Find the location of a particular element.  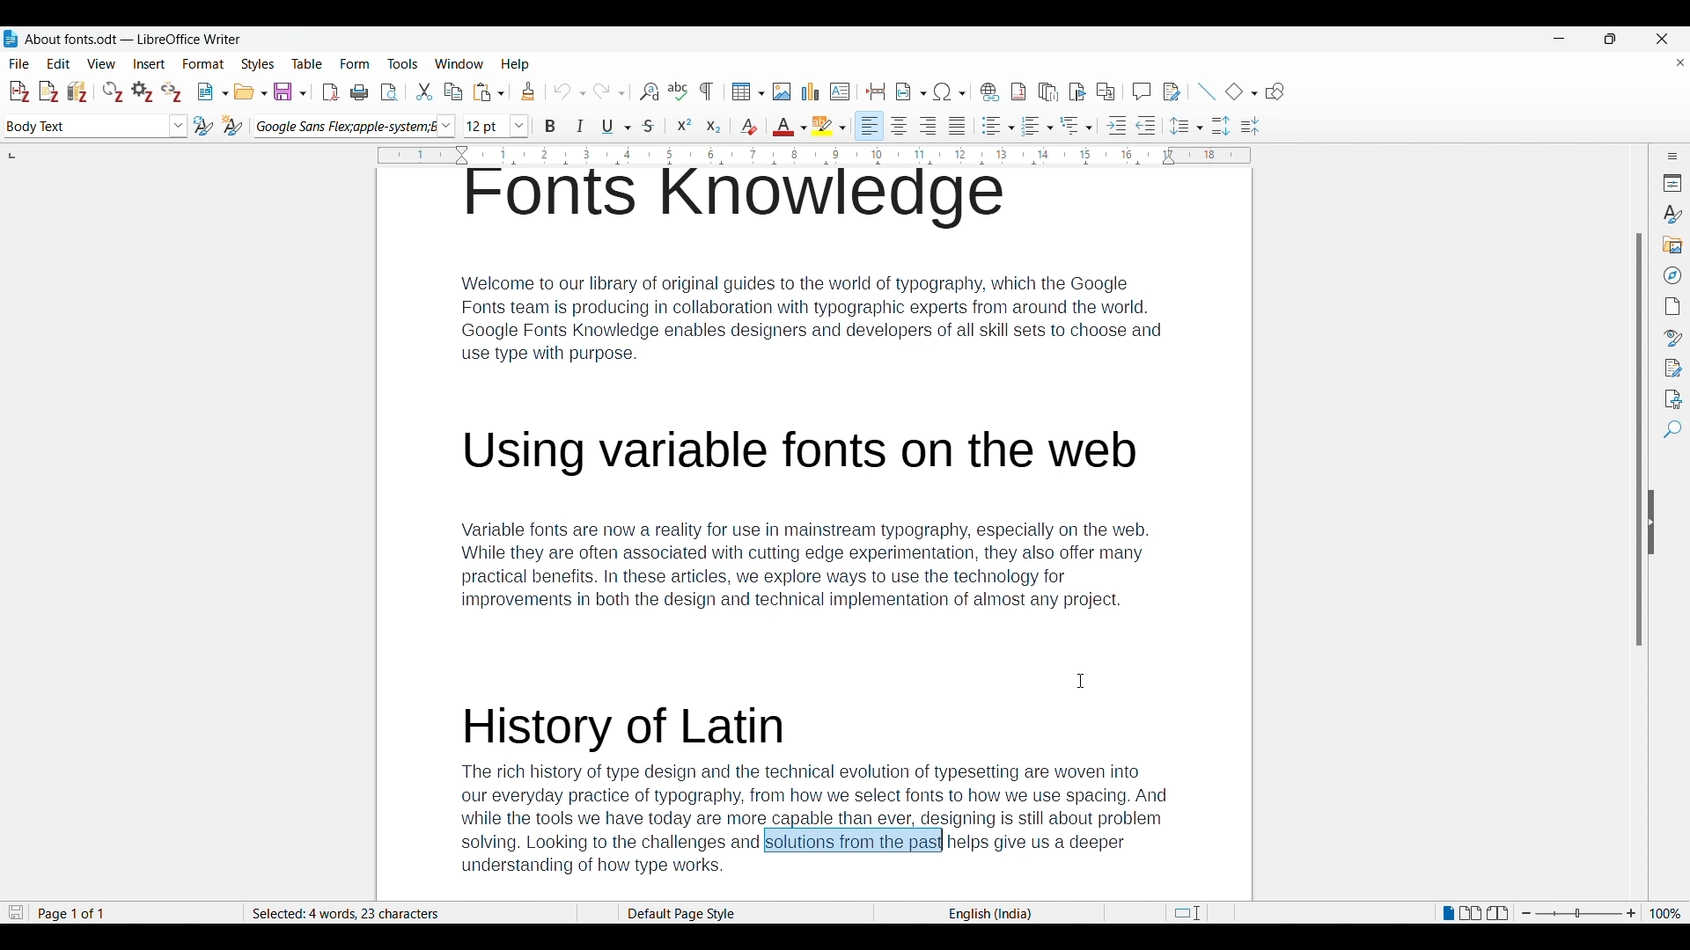

Update selected style is located at coordinates (204, 126).